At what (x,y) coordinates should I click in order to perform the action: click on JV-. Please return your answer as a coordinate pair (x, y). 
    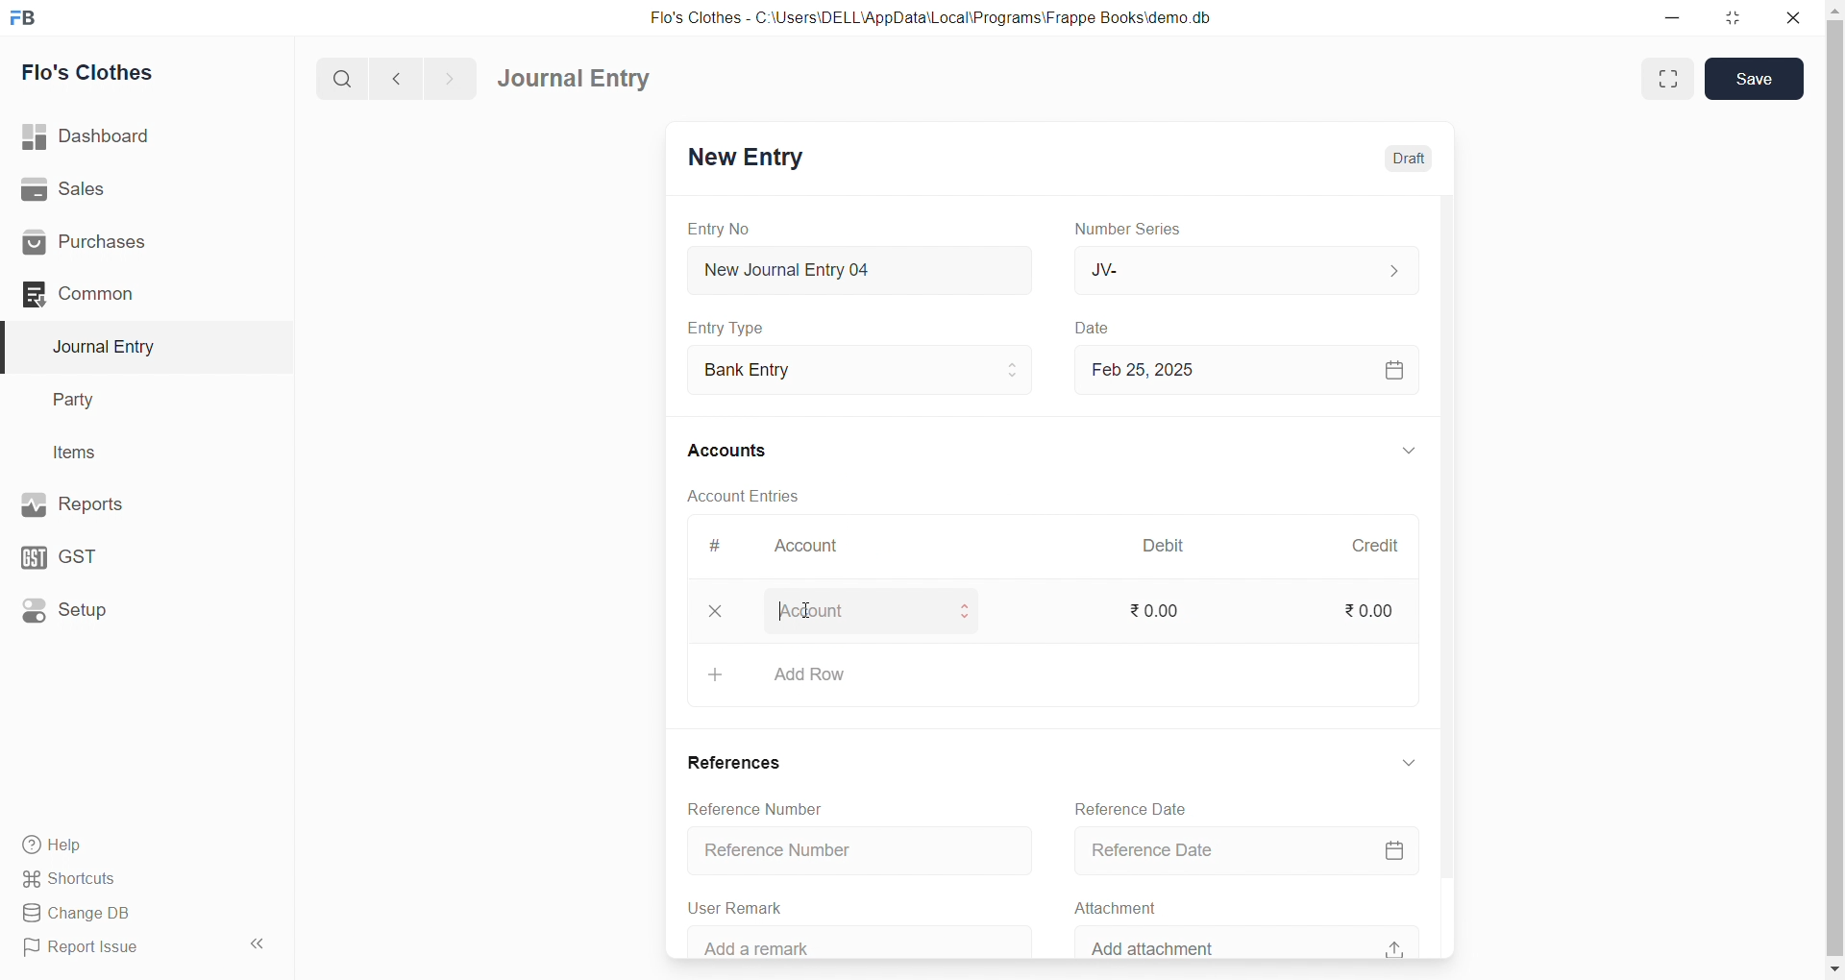
    Looking at the image, I should click on (1253, 269).